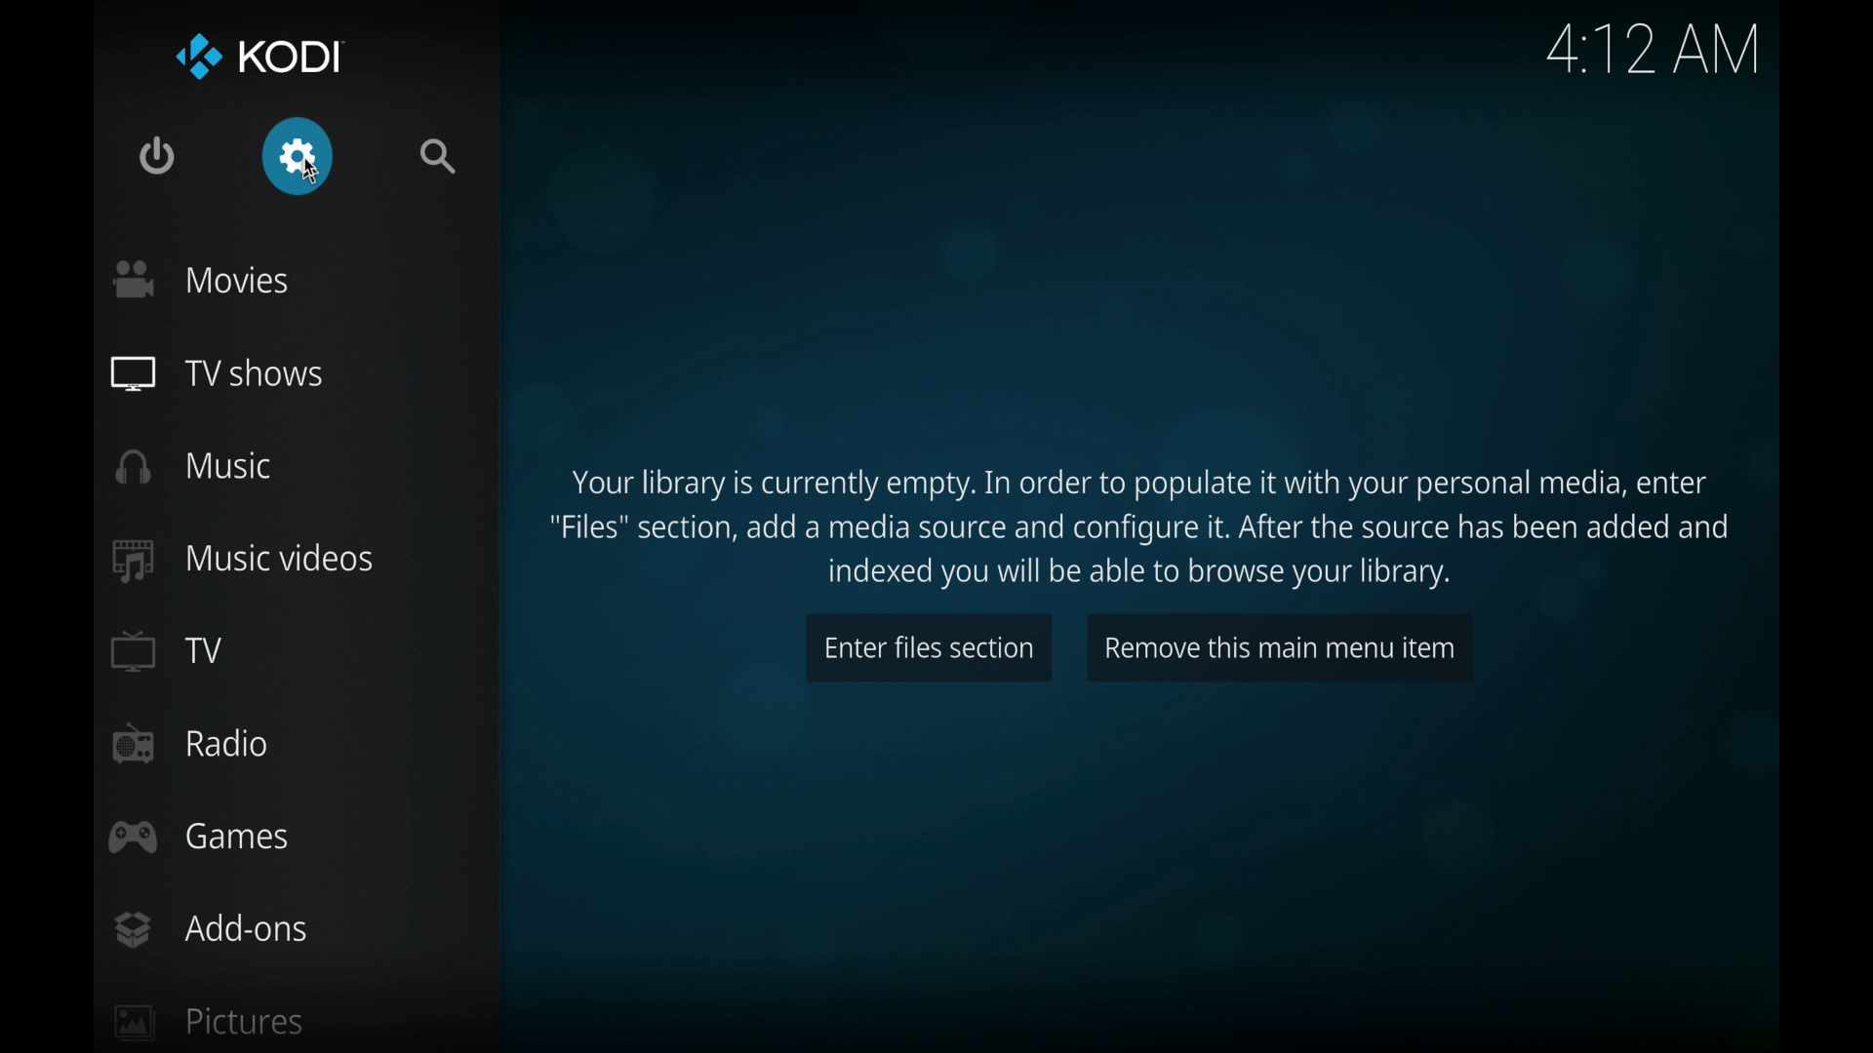 The image size is (1873, 1053). I want to click on cursor, so click(320, 178).